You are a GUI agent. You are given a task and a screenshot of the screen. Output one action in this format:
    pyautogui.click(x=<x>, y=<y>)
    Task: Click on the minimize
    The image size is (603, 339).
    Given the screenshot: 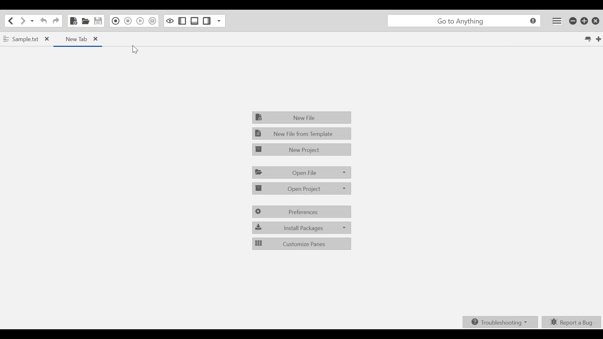 What is the action you would take?
    pyautogui.click(x=573, y=21)
    